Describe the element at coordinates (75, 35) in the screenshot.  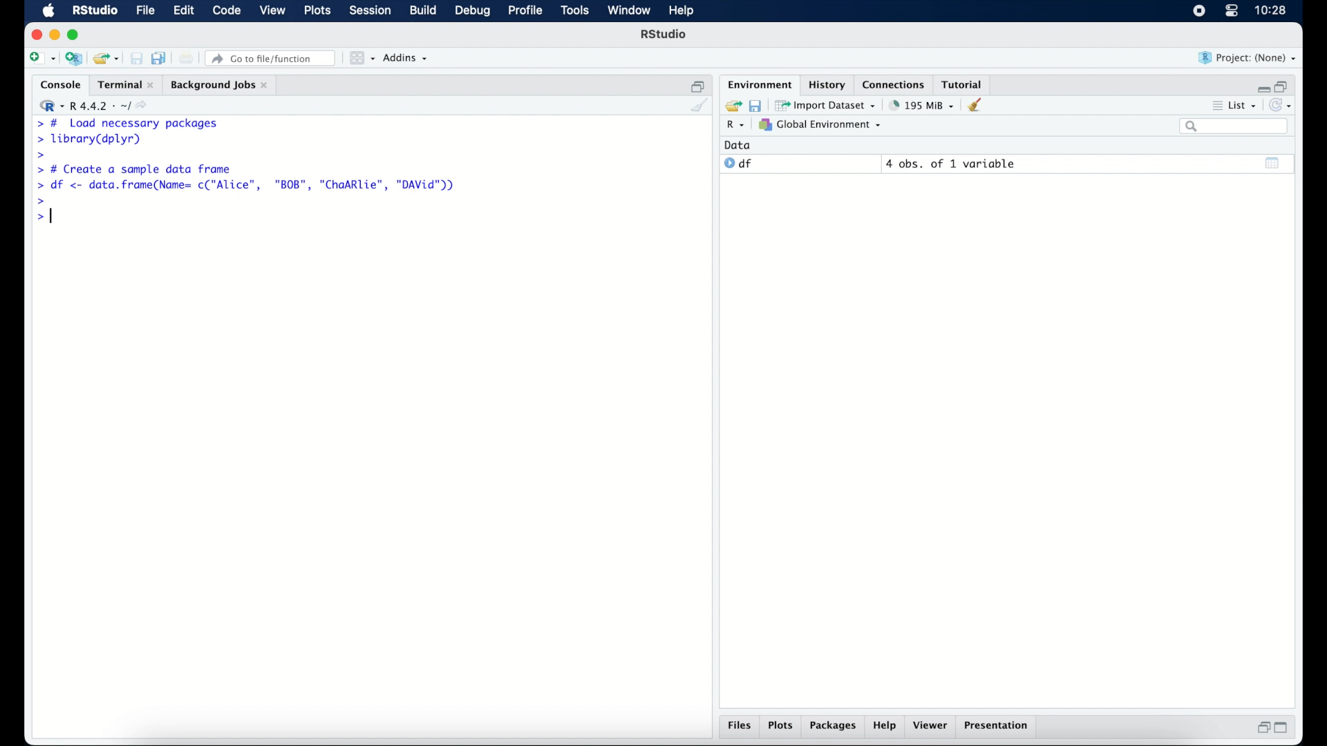
I see `maximize` at that location.